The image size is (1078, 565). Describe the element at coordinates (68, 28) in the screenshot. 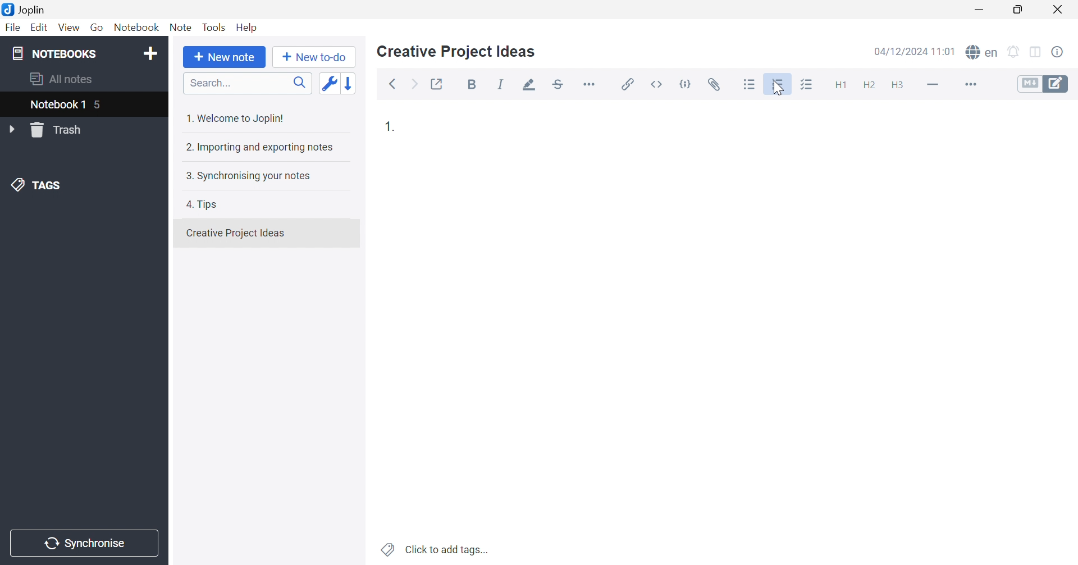

I see `View` at that location.